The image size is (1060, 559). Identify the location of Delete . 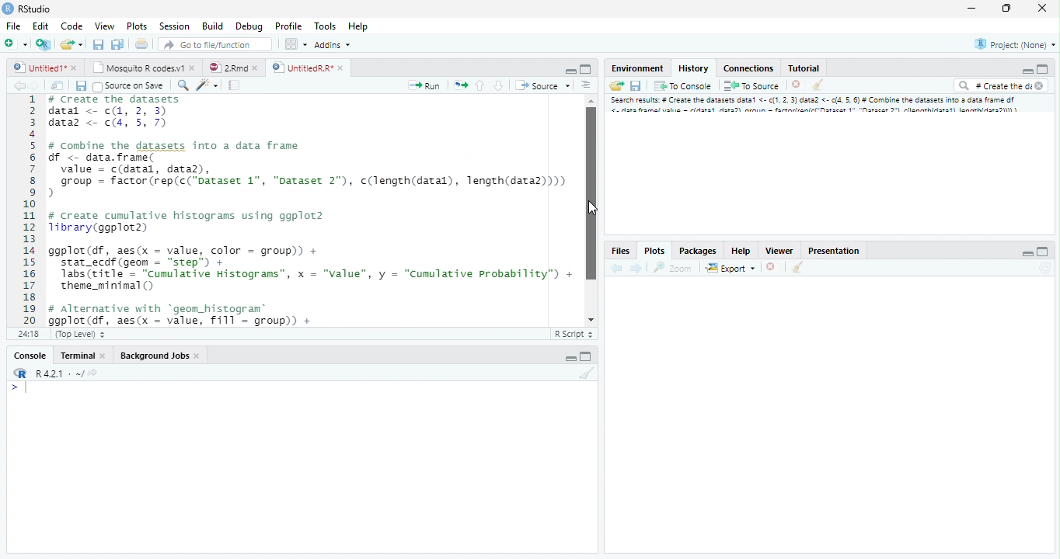
(771, 266).